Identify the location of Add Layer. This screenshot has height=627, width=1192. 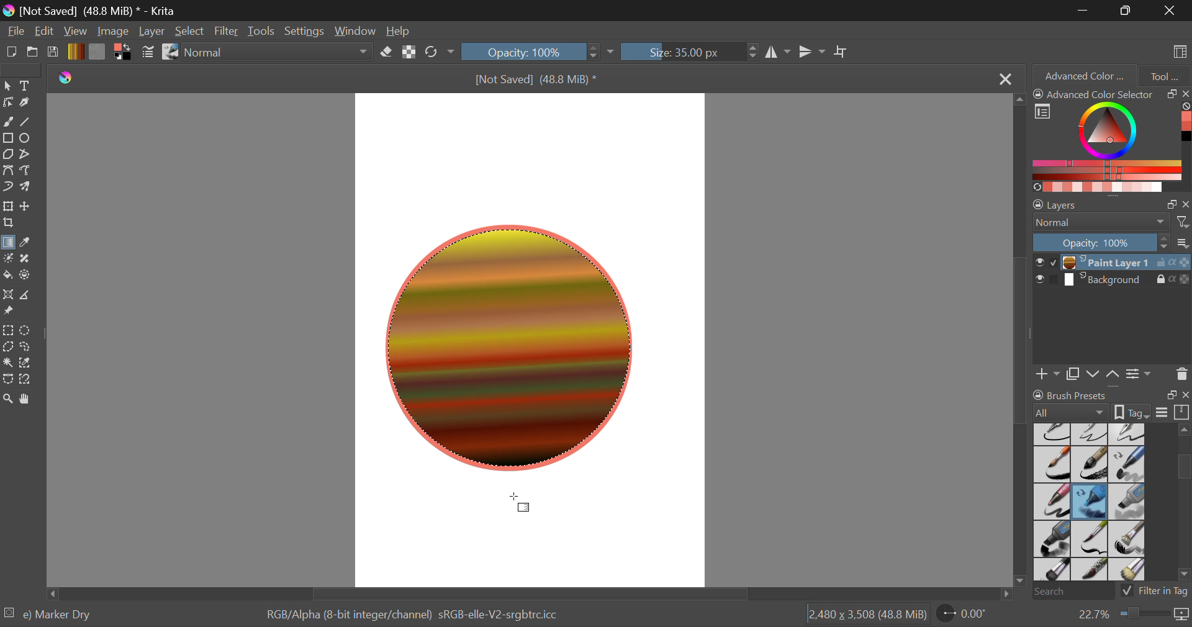
(1048, 372).